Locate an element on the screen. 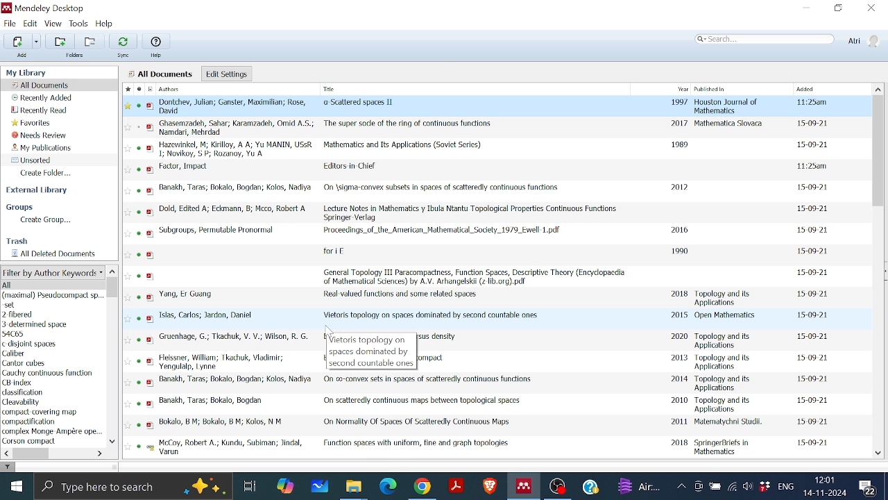 The image size is (888, 500). View is located at coordinates (53, 24).